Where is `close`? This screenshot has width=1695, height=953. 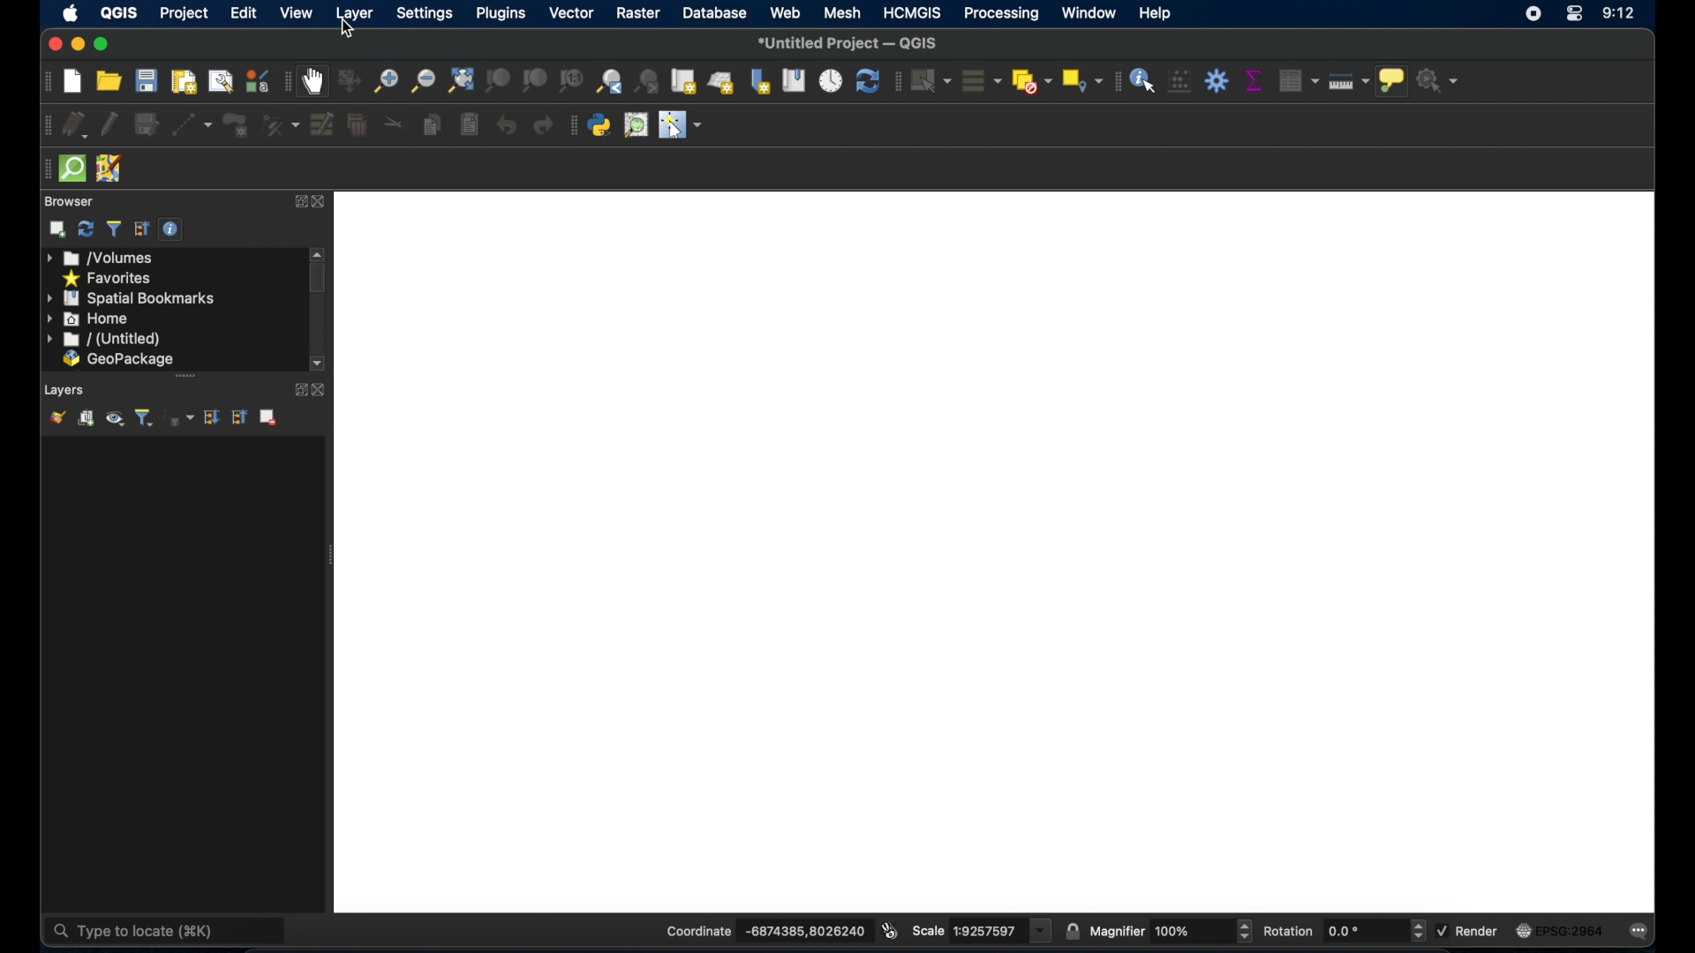 close is located at coordinates (321, 202).